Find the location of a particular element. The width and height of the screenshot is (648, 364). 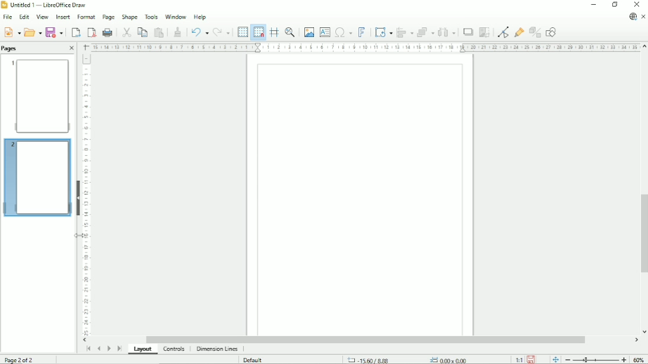

Pages is located at coordinates (11, 48).